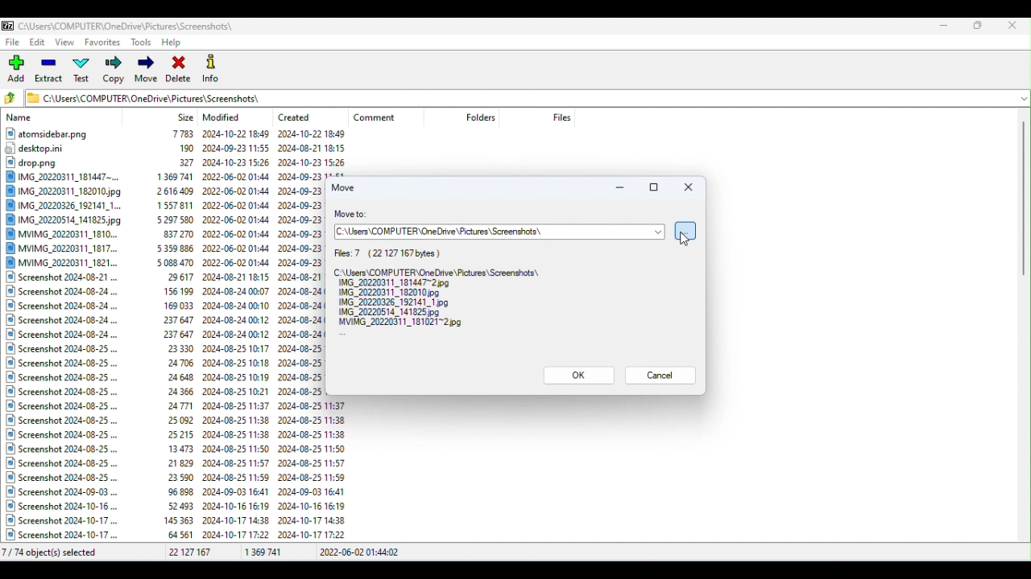 This screenshot has width=1031, height=579. Describe the element at coordinates (22, 118) in the screenshot. I see `Name` at that location.